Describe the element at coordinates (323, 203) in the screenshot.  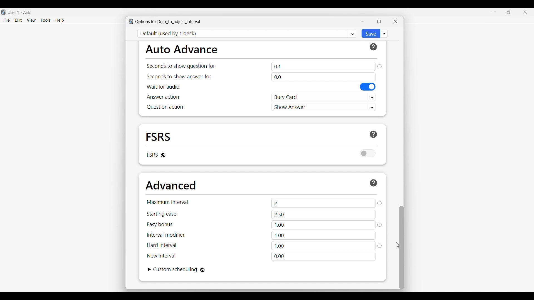
I see `2` at that location.